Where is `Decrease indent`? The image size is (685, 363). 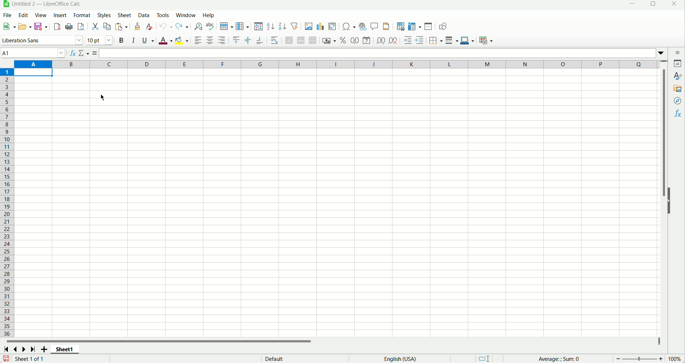 Decrease indent is located at coordinates (420, 40).